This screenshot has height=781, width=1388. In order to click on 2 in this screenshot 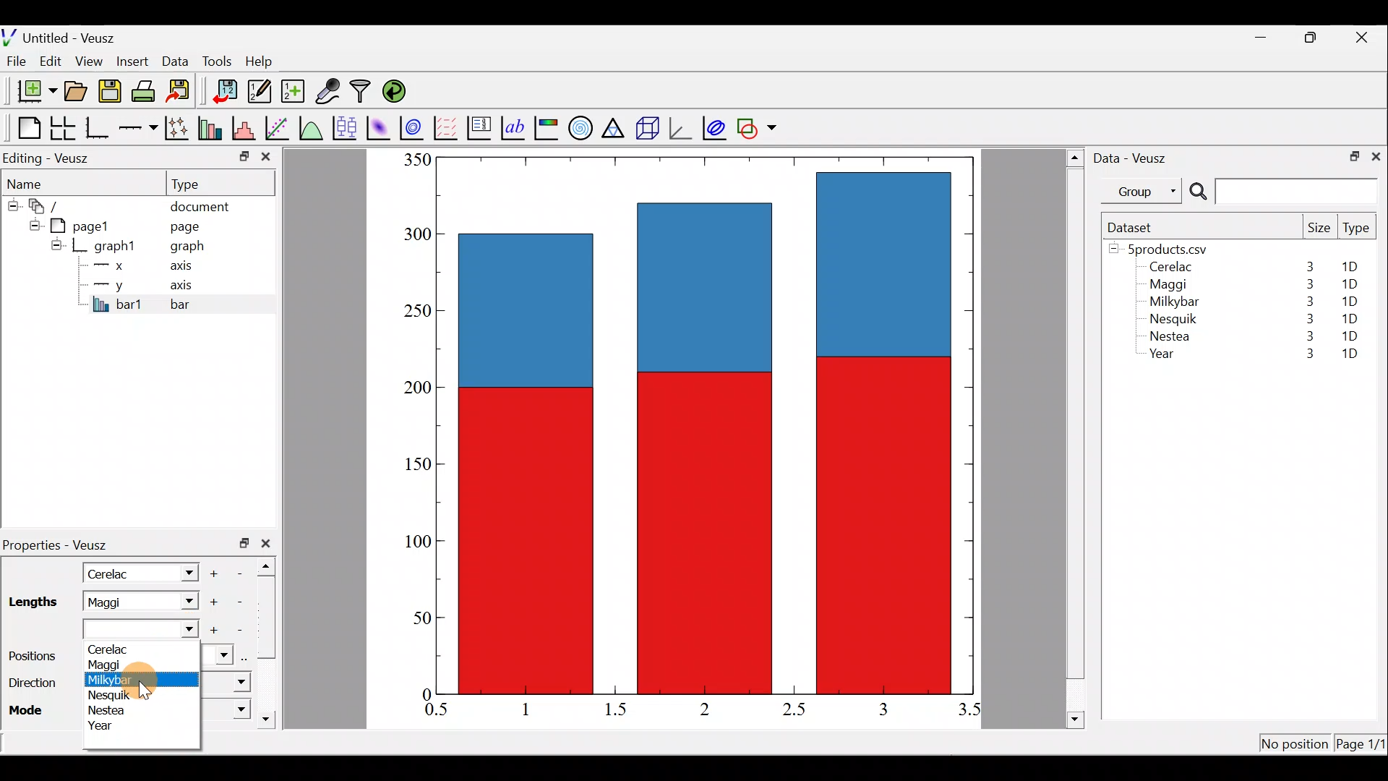, I will do `click(702, 708)`.